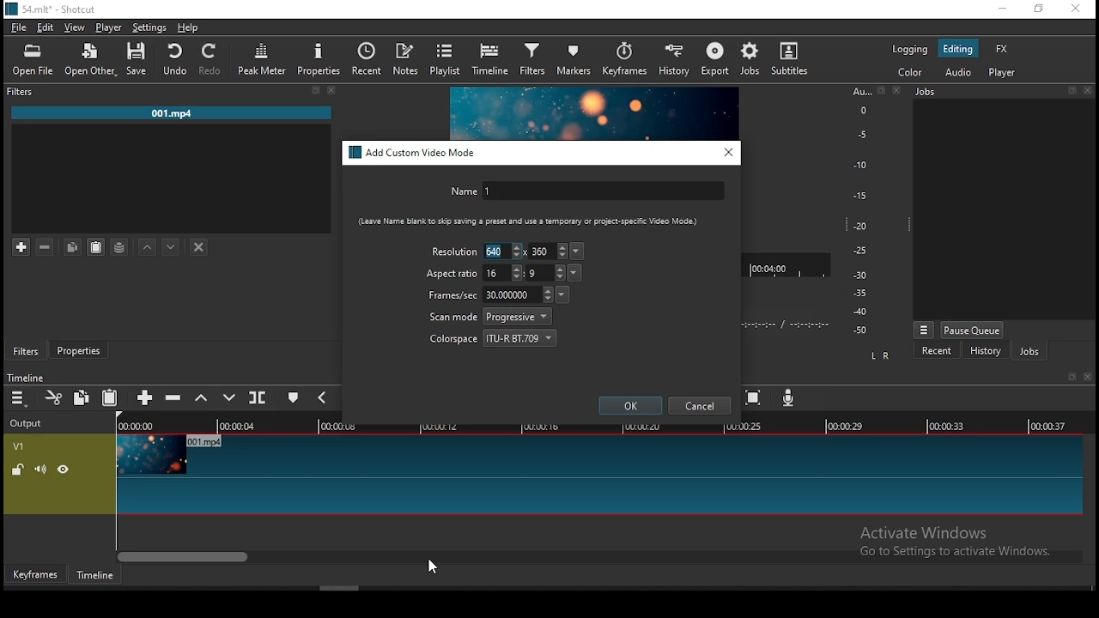 Image resolution: width=1099 pixels, height=618 pixels. I want to click on add custom video mode , so click(414, 153).